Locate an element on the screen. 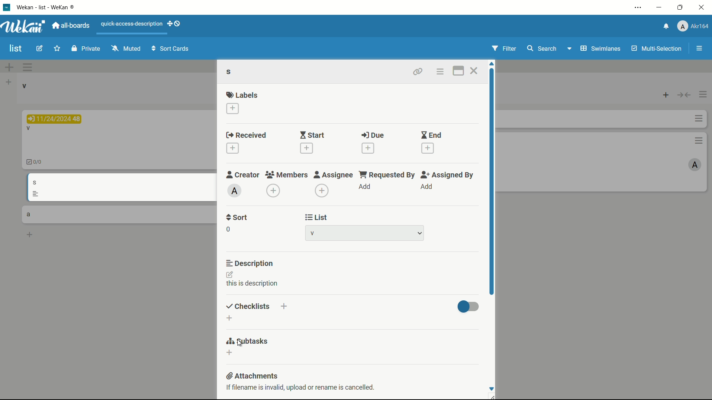 The width and height of the screenshot is (712, 400). all boards is located at coordinates (70, 26).